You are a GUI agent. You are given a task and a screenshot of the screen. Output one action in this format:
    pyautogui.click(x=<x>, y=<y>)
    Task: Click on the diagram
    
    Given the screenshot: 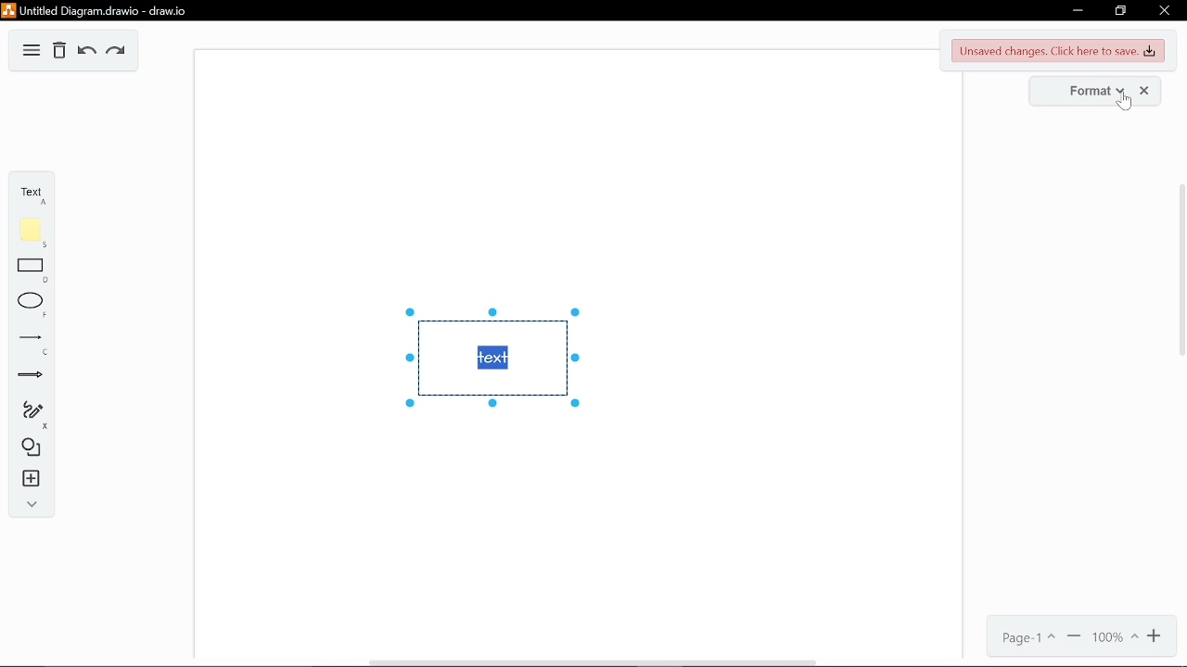 What is the action you would take?
    pyautogui.click(x=32, y=50)
    